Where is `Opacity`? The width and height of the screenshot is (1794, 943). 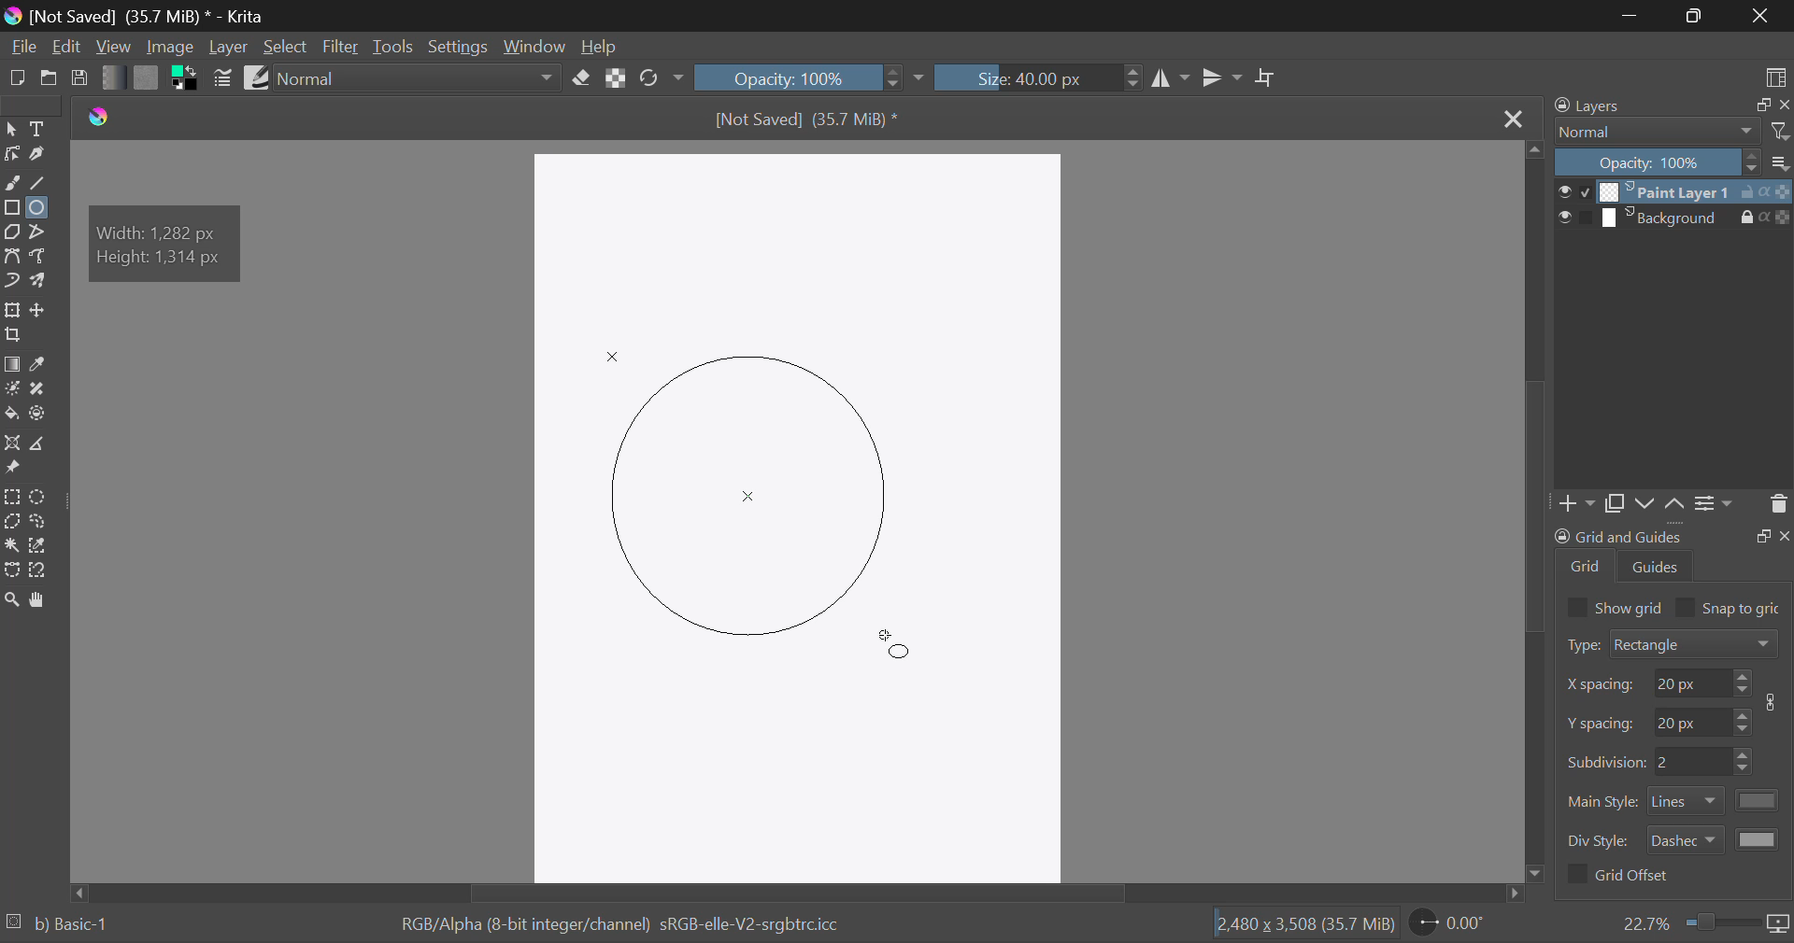
Opacity is located at coordinates (811, 77).